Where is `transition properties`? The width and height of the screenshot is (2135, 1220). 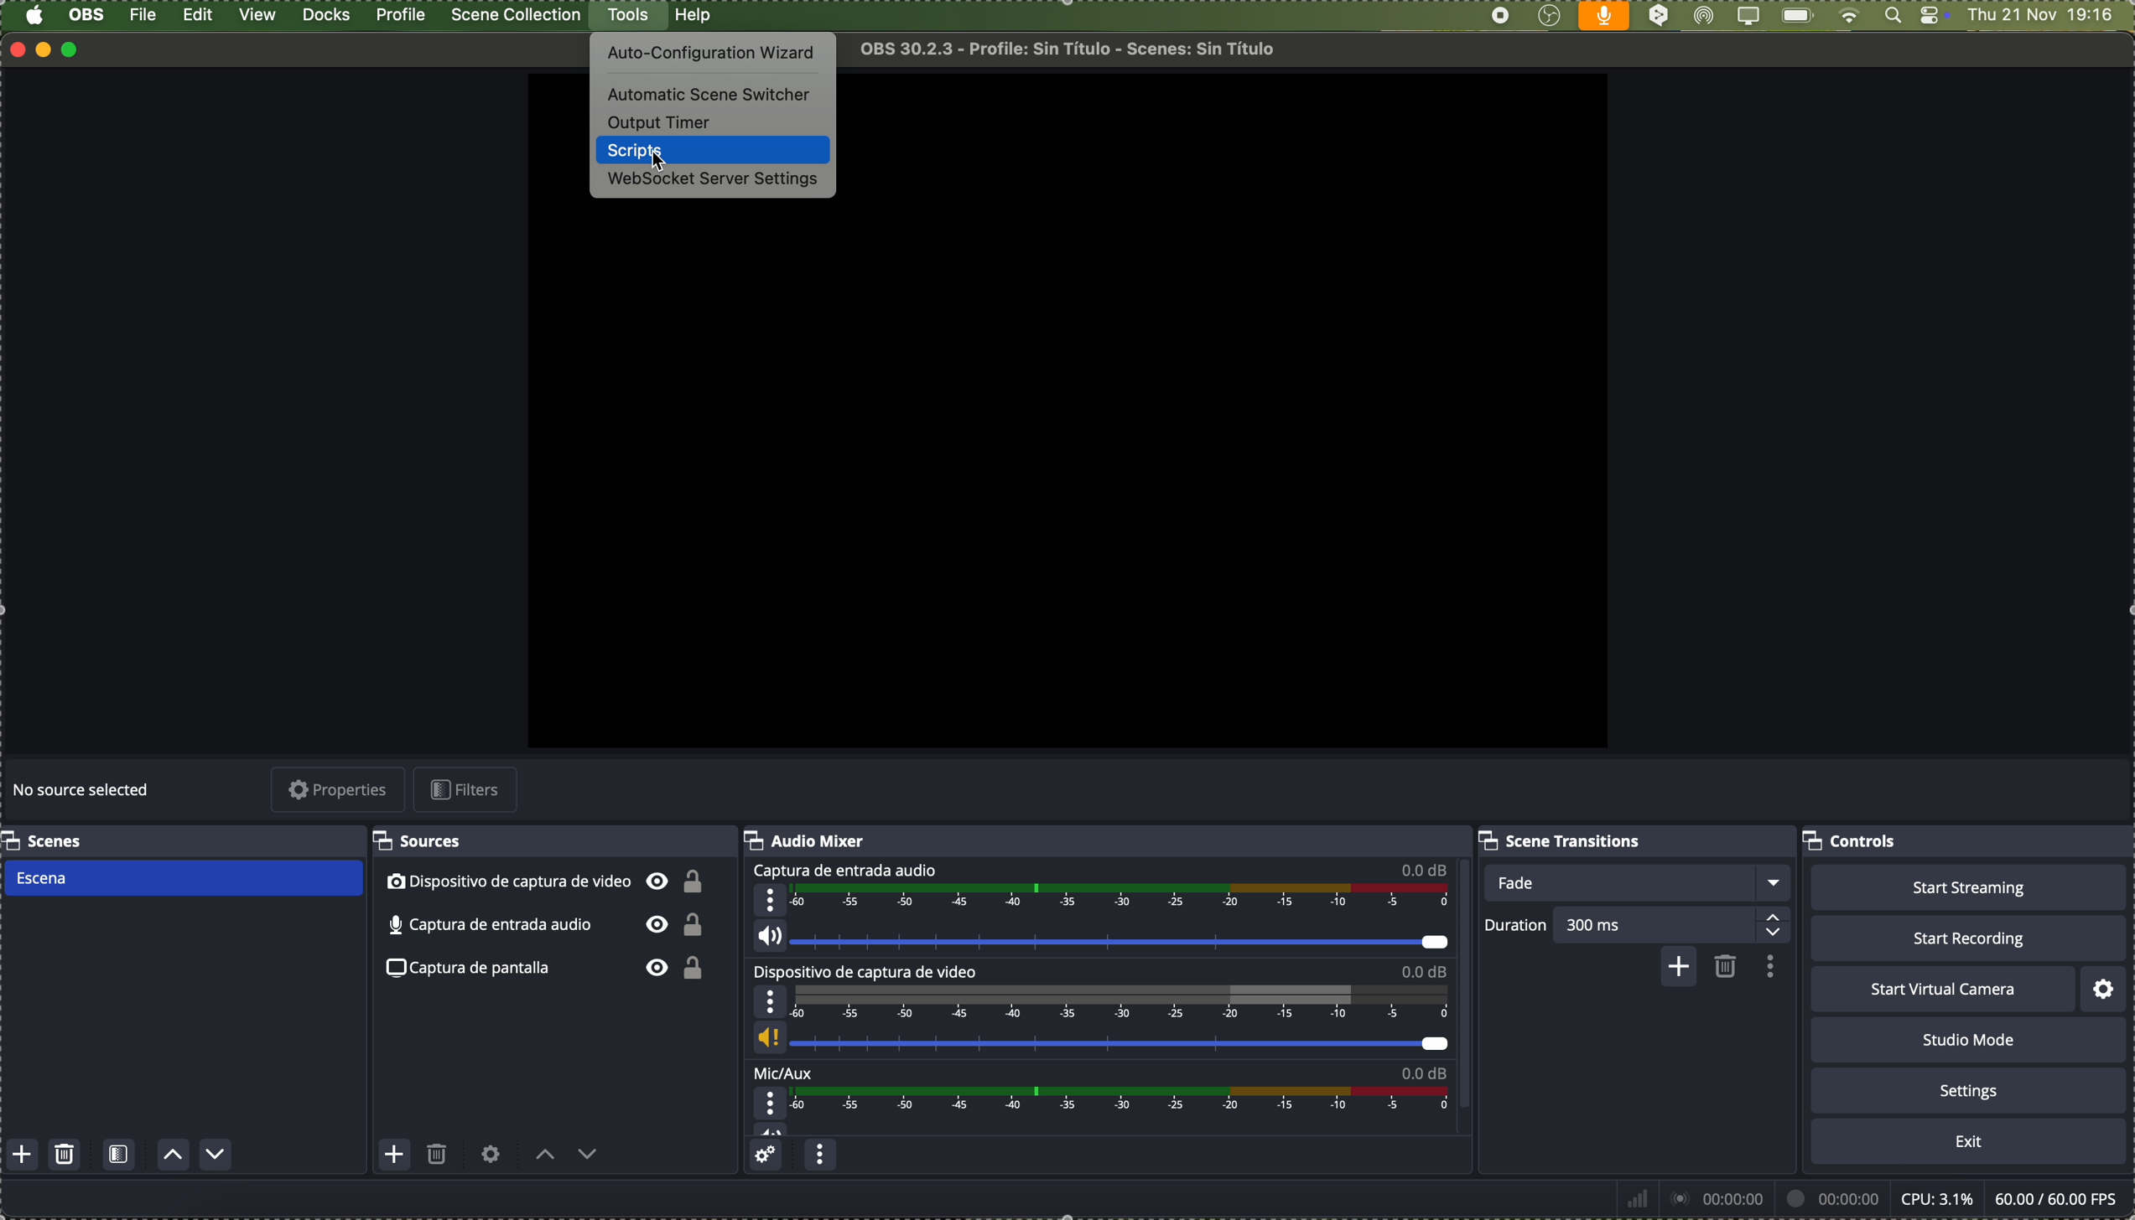
transition properties is located at coordinates (1768, 966).